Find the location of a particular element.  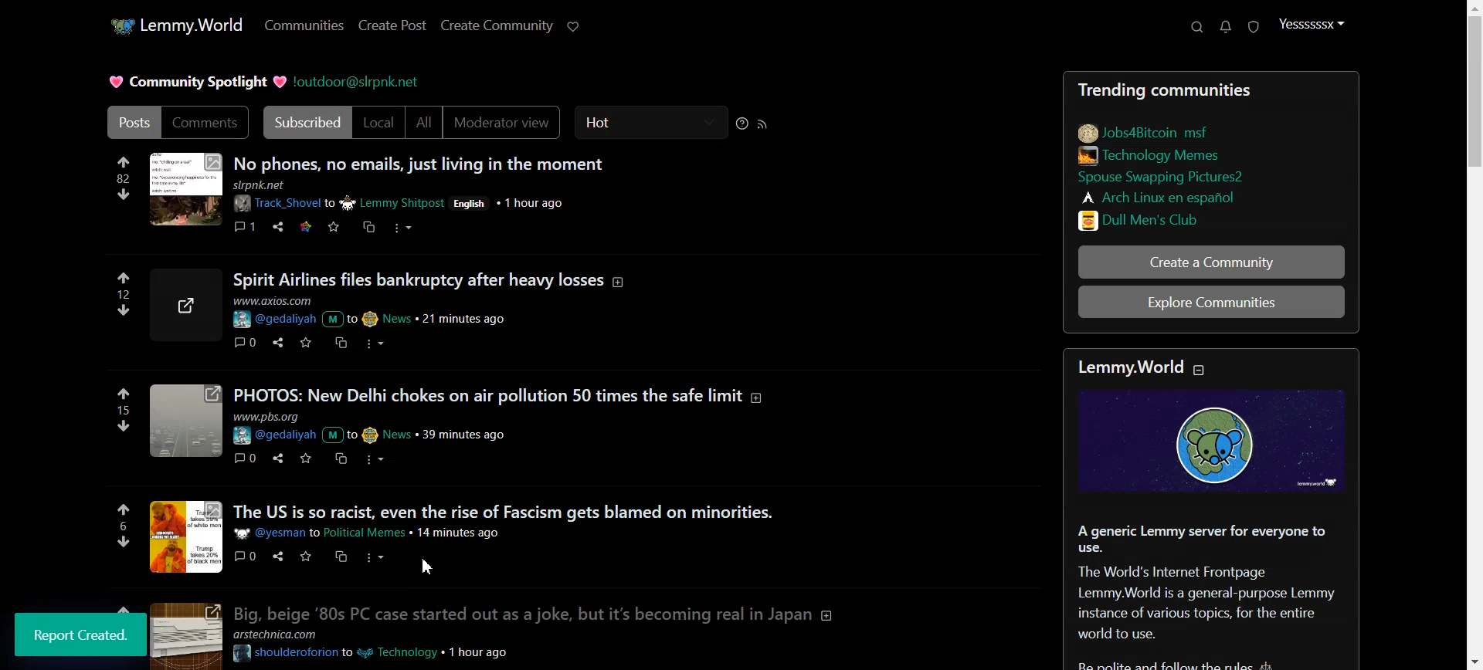

link is located at coordinates (1179, 178).